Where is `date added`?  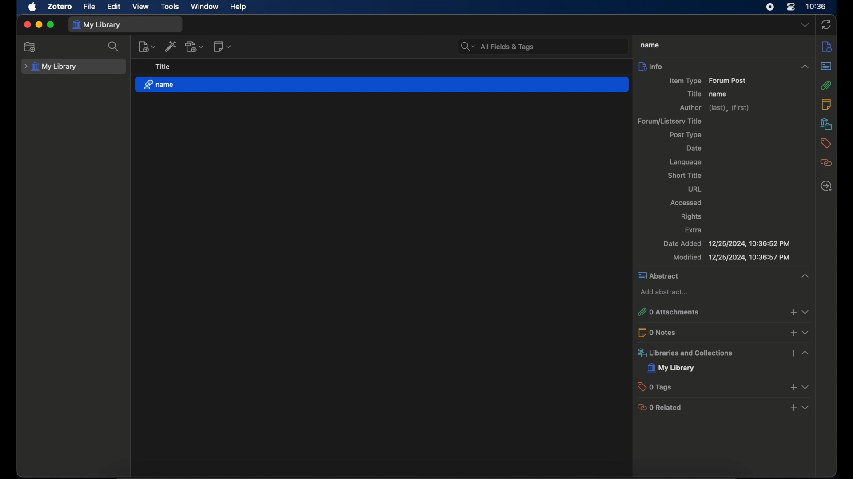 date added is located at coordinates (727, 243).